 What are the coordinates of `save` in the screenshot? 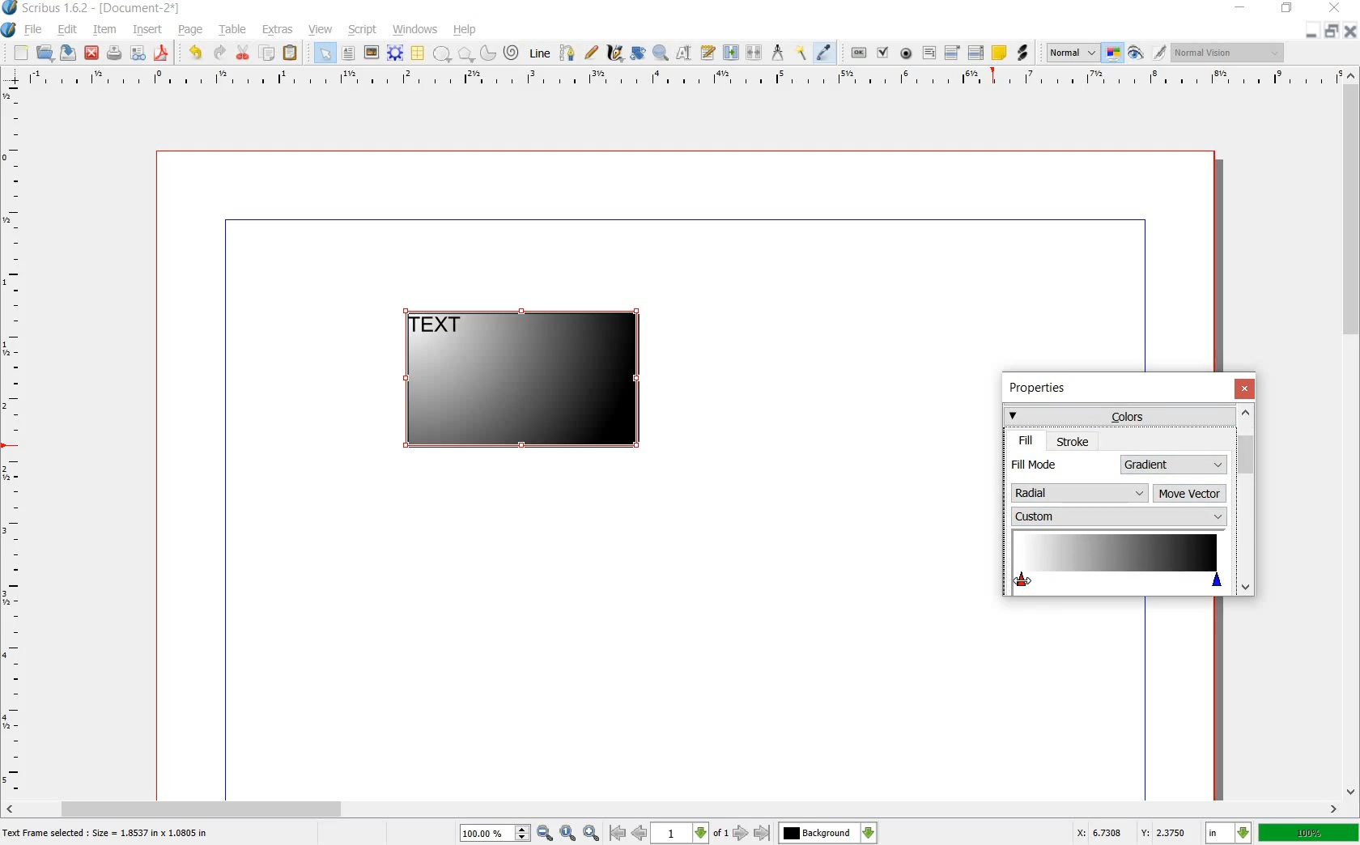 It's located at (70, 53).